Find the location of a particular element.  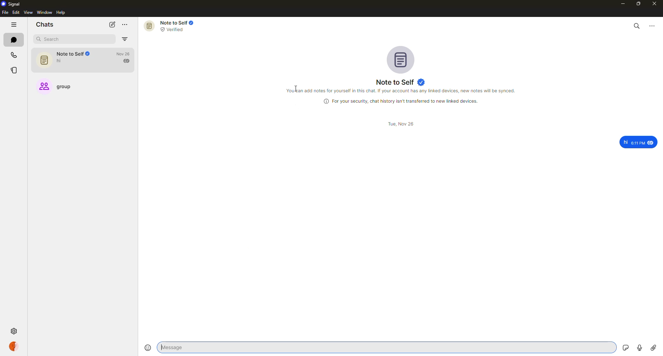

new chat is located at coordinates (112, 25).